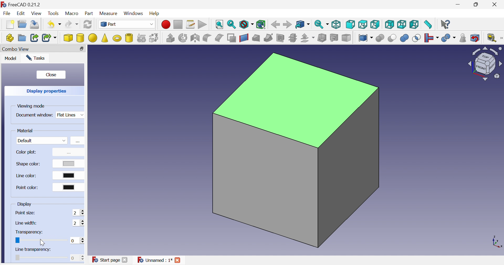 The width and height of the screenshot is (504, 265). I want to click on Sphere, so click(93, 38).